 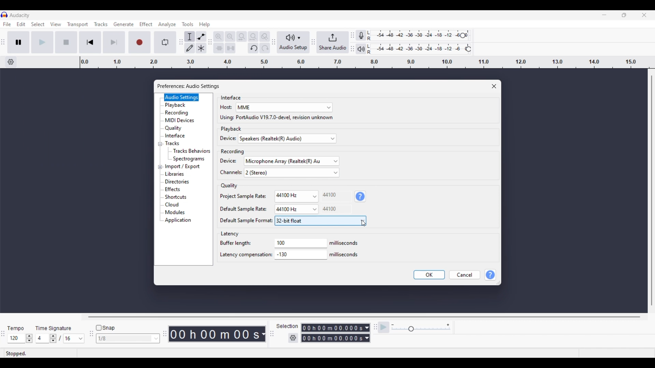 I want to click on Increase playback speed to maximum , so click(x=448, y=325).